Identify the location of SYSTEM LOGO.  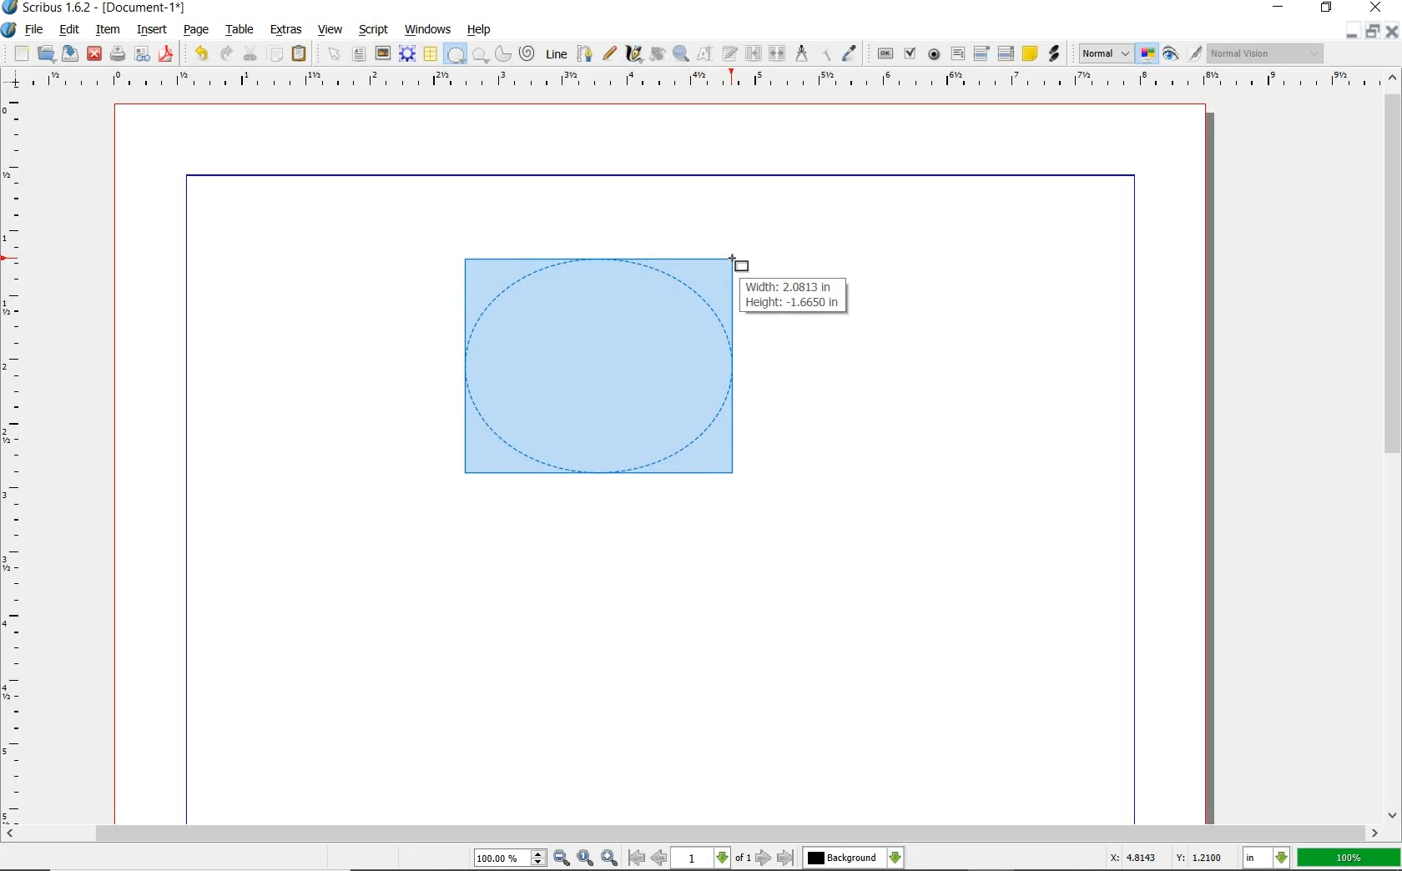
(9, 30).